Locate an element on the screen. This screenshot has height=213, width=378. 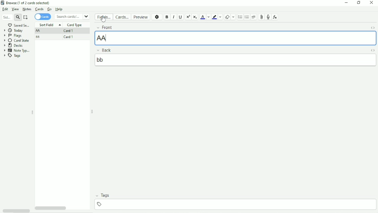
Change color is located at coordinates (220, 17).